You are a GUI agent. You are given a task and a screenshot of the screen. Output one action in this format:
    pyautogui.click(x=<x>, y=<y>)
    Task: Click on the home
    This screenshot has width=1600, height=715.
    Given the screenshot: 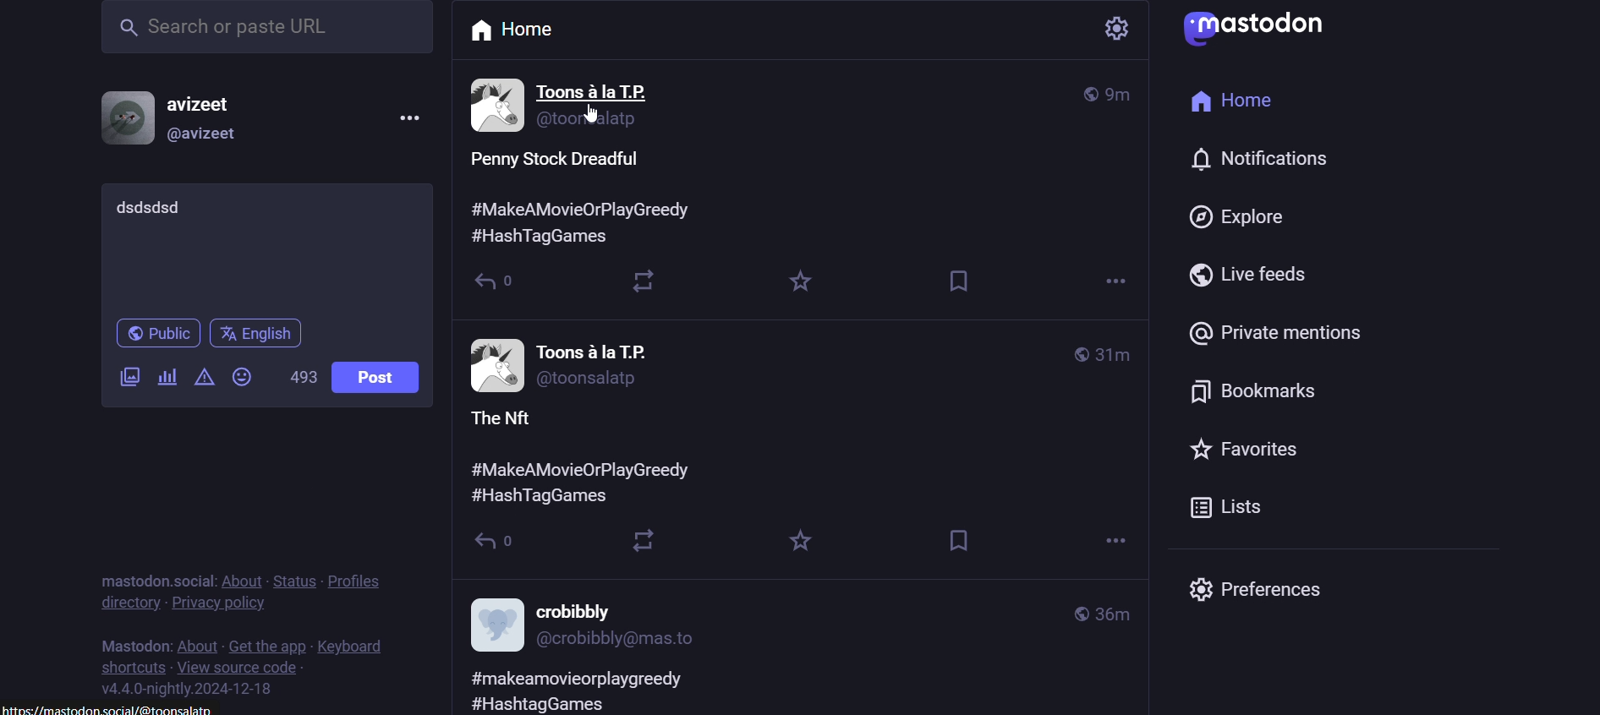 What is the action you would take?
    pyautogui.click(x=517, y=32)
    